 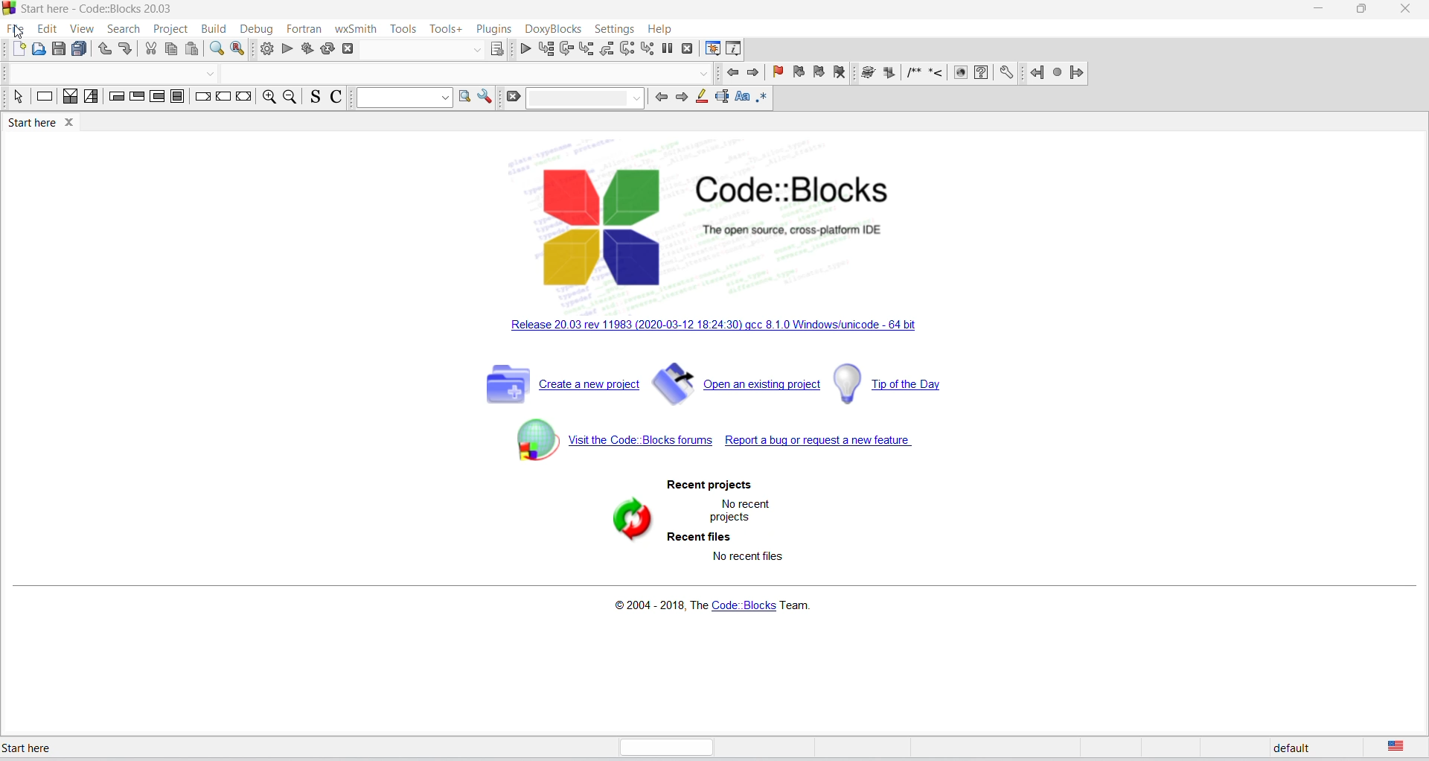 I want to click on tools plus, so click(x=444, y=29).